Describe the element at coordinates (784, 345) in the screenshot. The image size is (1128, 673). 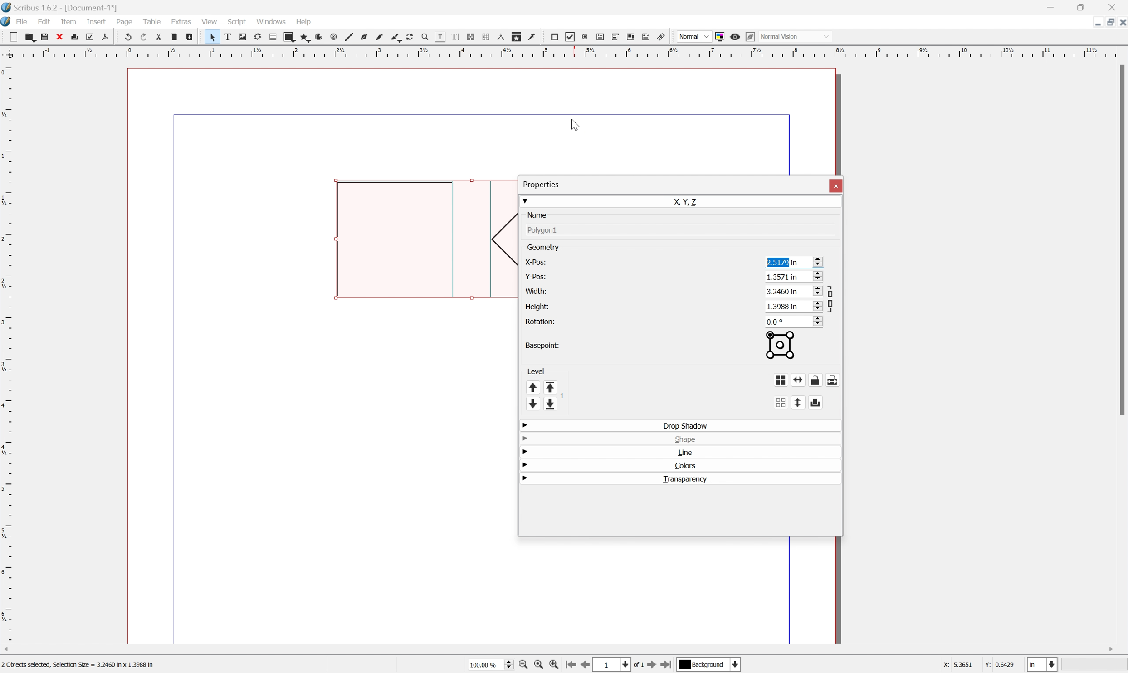
I see `basepoint` at that location.